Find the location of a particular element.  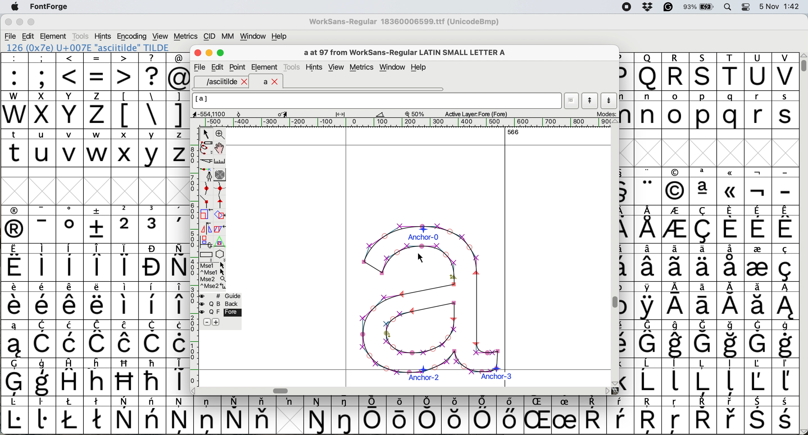

flip selection is located at coordinates (206, 228).